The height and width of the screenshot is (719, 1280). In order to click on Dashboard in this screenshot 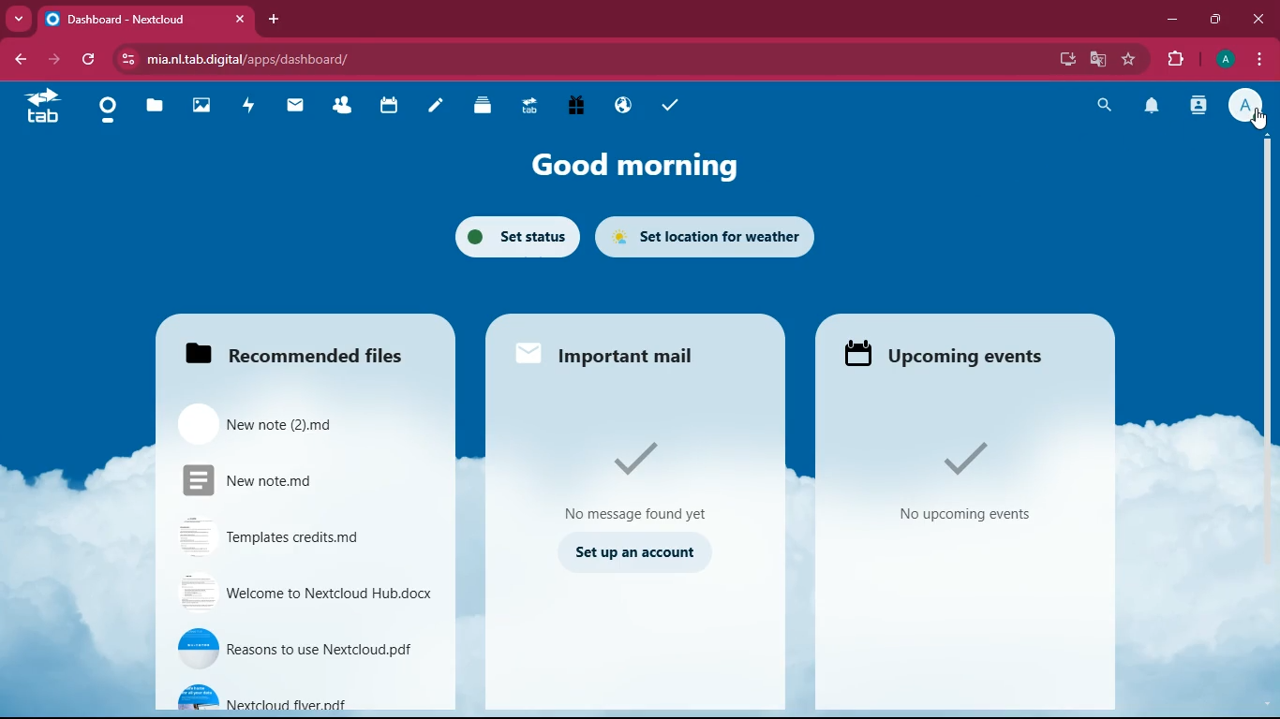, I will do `click(108, 111)`.